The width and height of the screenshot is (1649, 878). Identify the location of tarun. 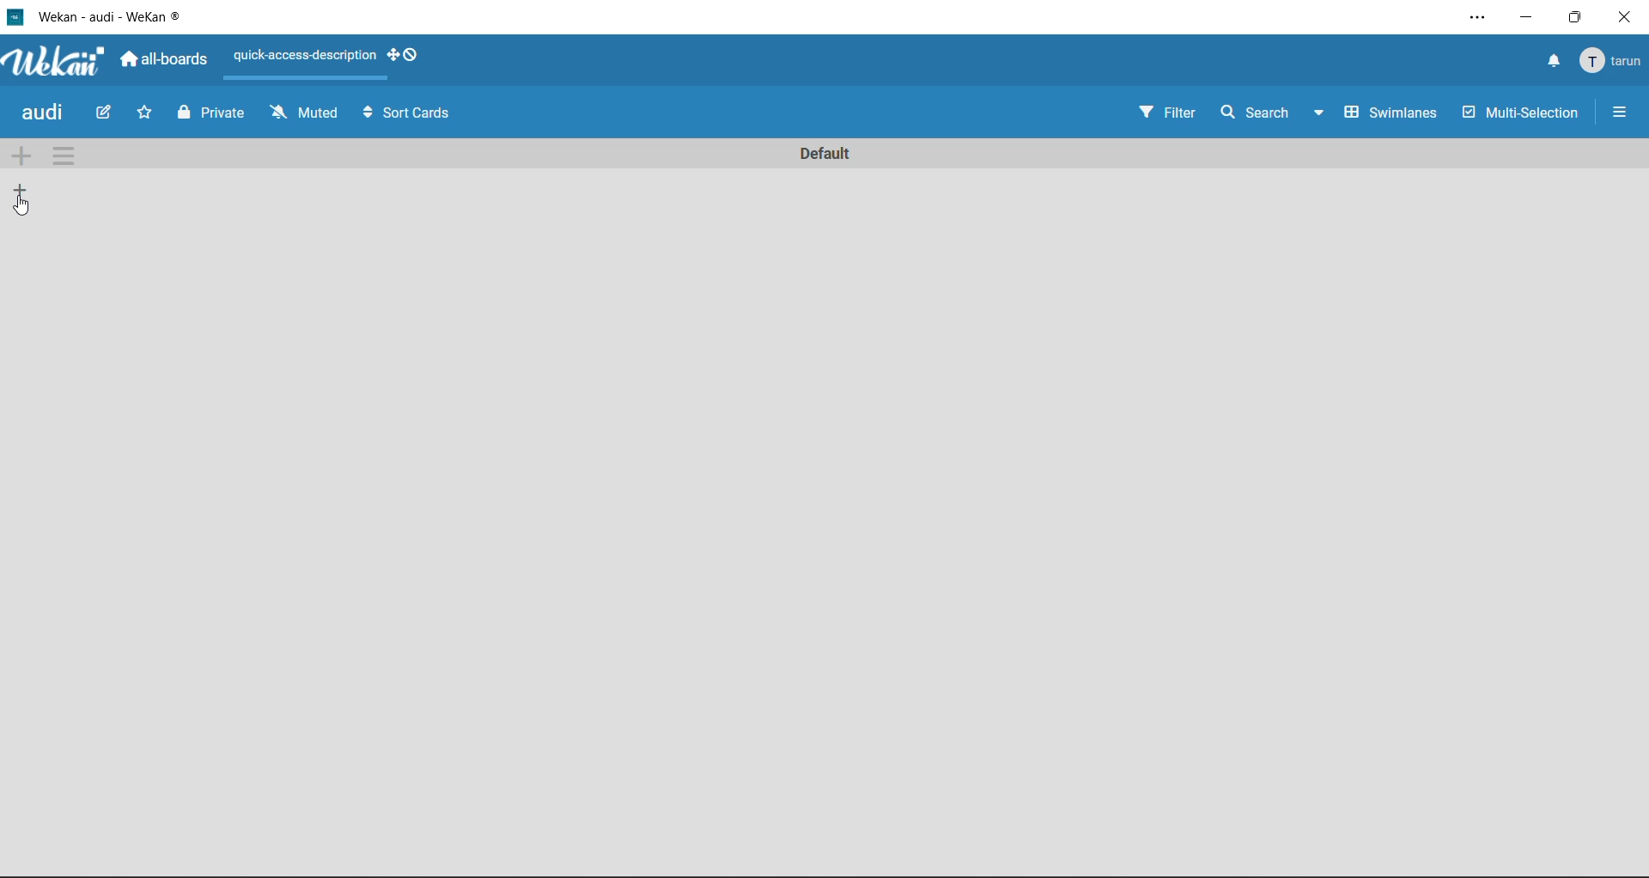
(1613, 60).